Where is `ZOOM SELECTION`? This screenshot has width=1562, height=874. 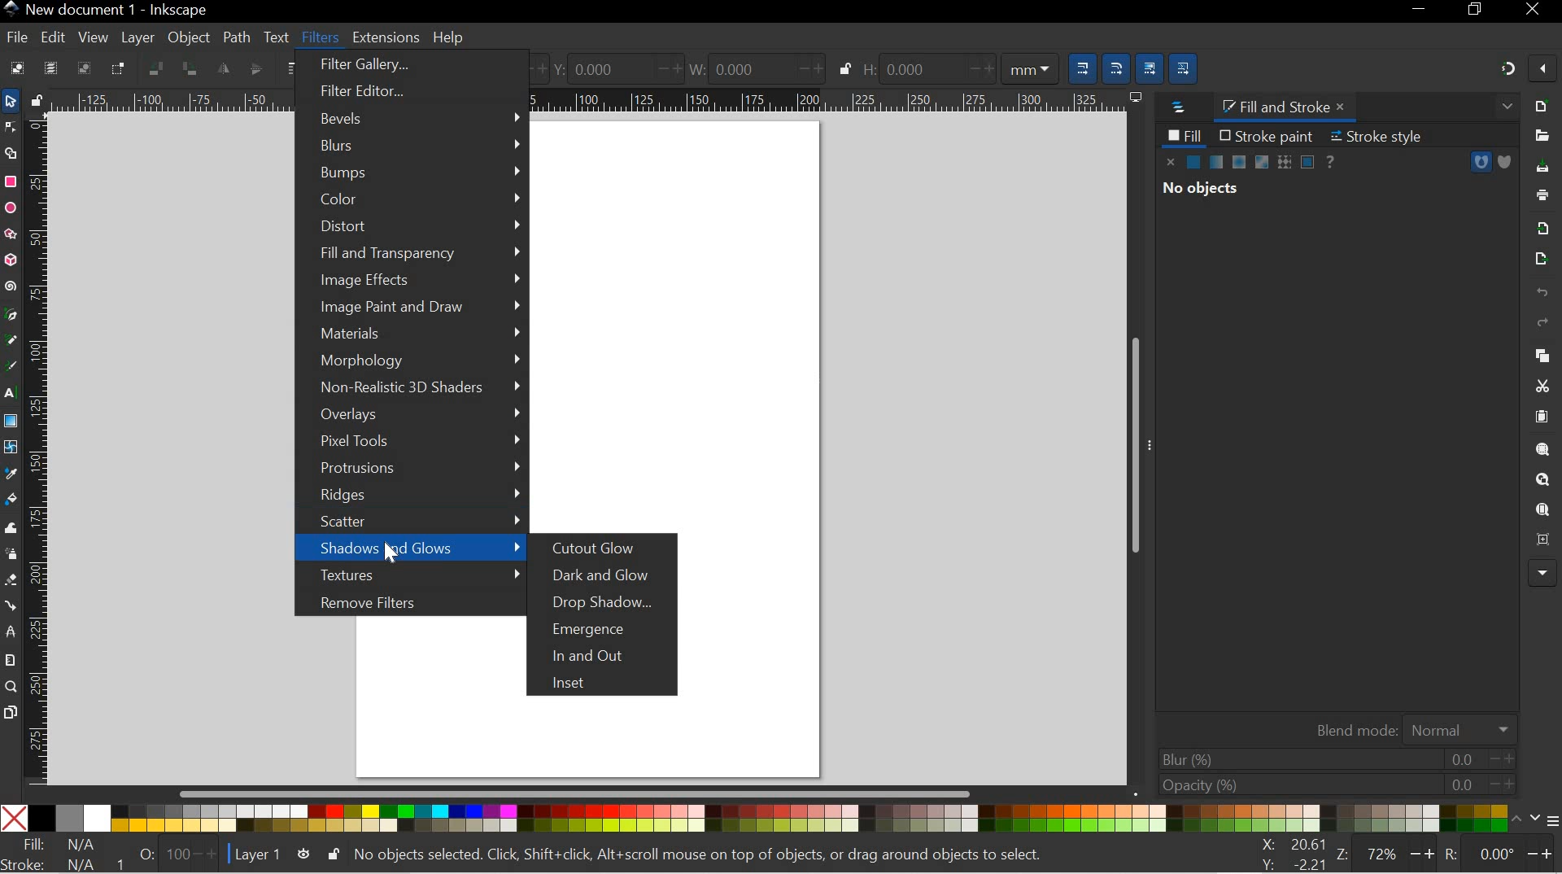 ZOOM SELECTION is located at coordinates (1544, 449).